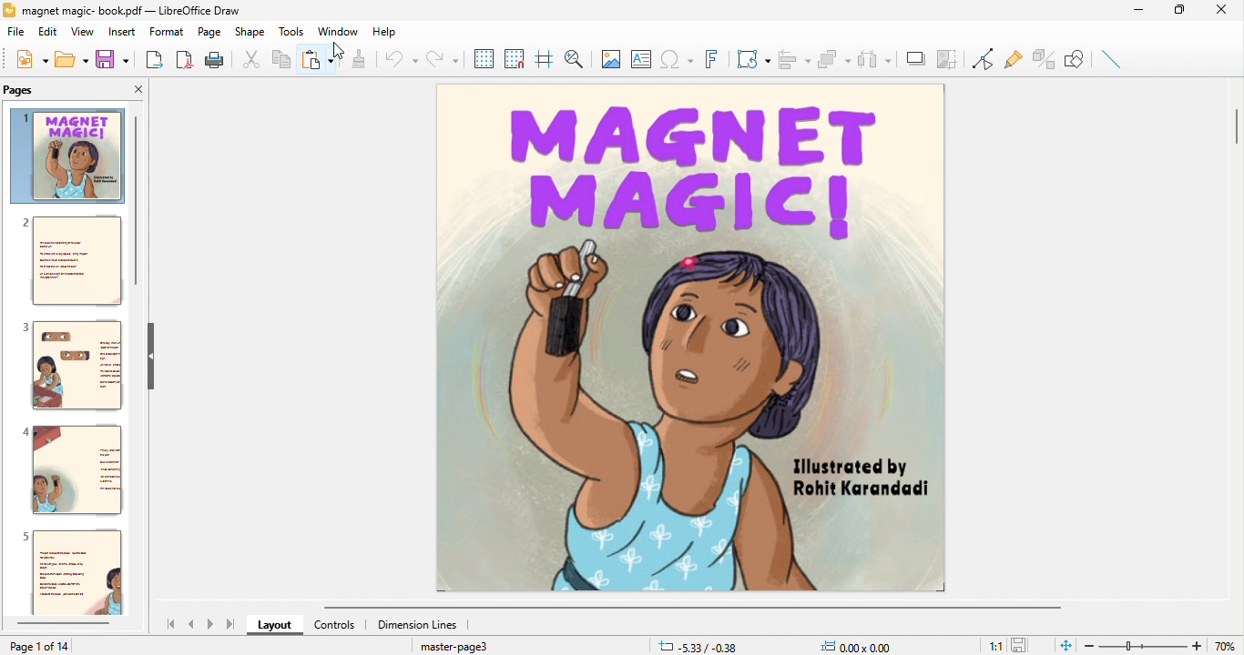 Image resolution: width=1244 pixels, height=655 pixels. Describe the element at coordinates (210, 625) in the screenshot. I see `next page` at that location.